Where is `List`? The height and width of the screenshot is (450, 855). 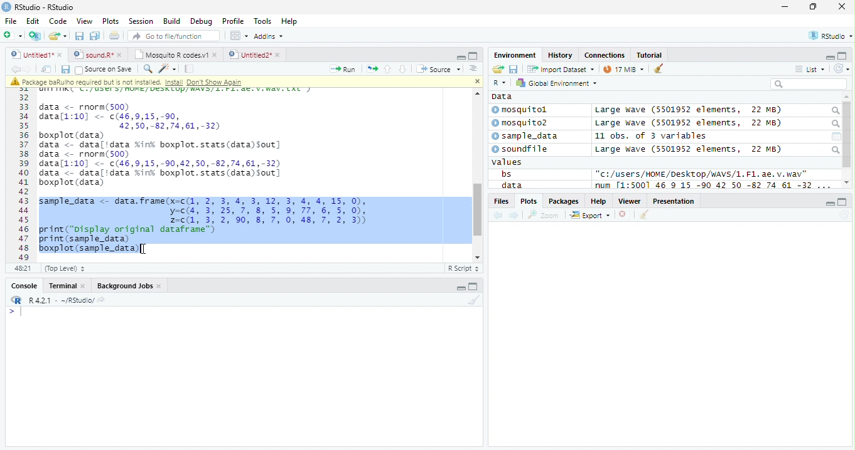
List is located at coordinates (810, 69).